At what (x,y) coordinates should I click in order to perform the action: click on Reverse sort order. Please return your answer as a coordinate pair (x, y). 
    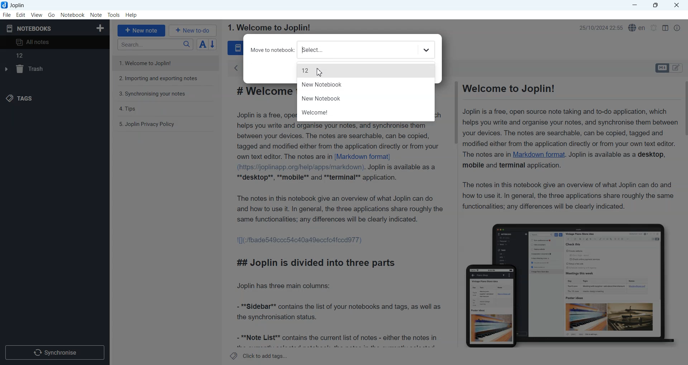
    Looking at the image, I should click on (214, 44).